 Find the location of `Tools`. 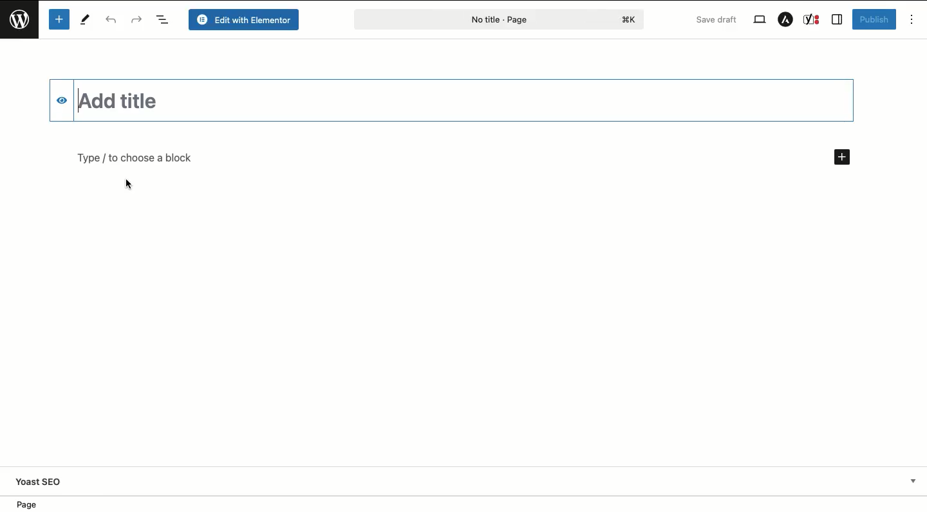

Tools is located at coordinates (84, 19).